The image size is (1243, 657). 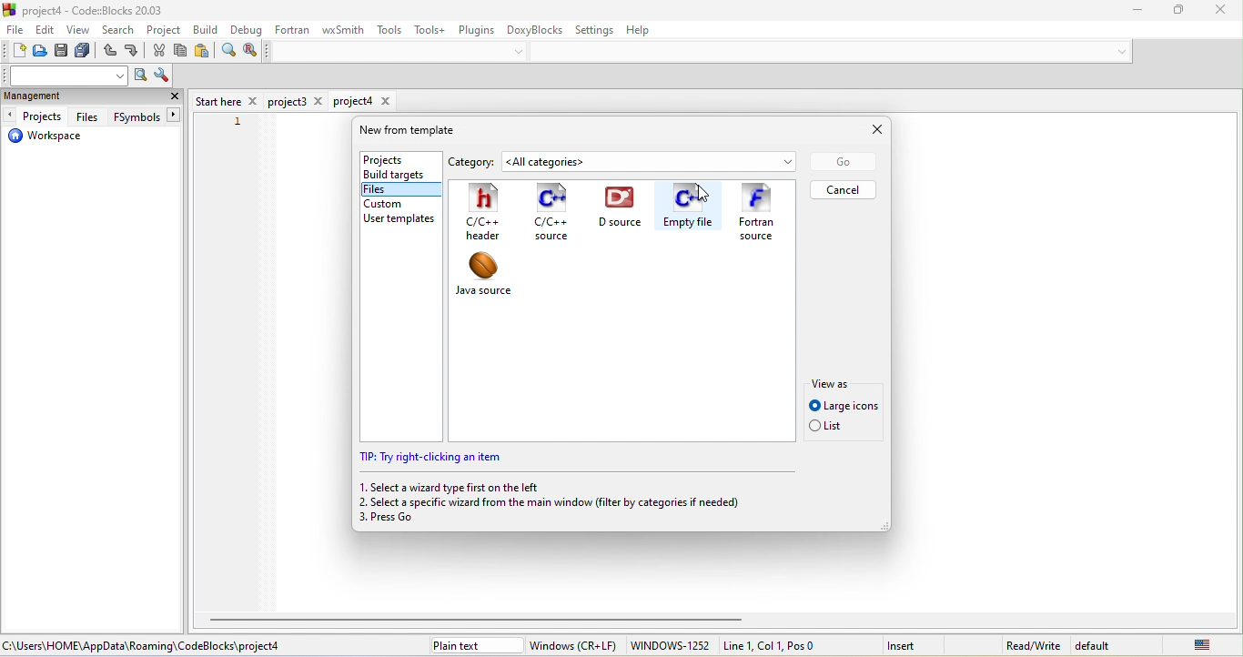 What do you see at coordinates (399, 521) in the screenshot?
I see `3. press go` at bounding box center [399, 521].